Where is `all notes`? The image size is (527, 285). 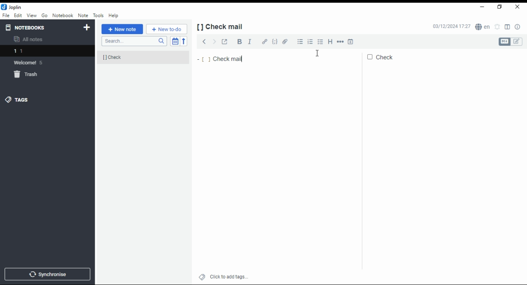 all notes is located at coordinates (29, 39).